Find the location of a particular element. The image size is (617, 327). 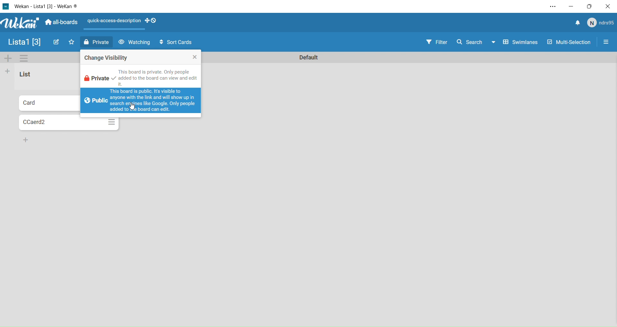

Actions is located at coordinates (153, 21).